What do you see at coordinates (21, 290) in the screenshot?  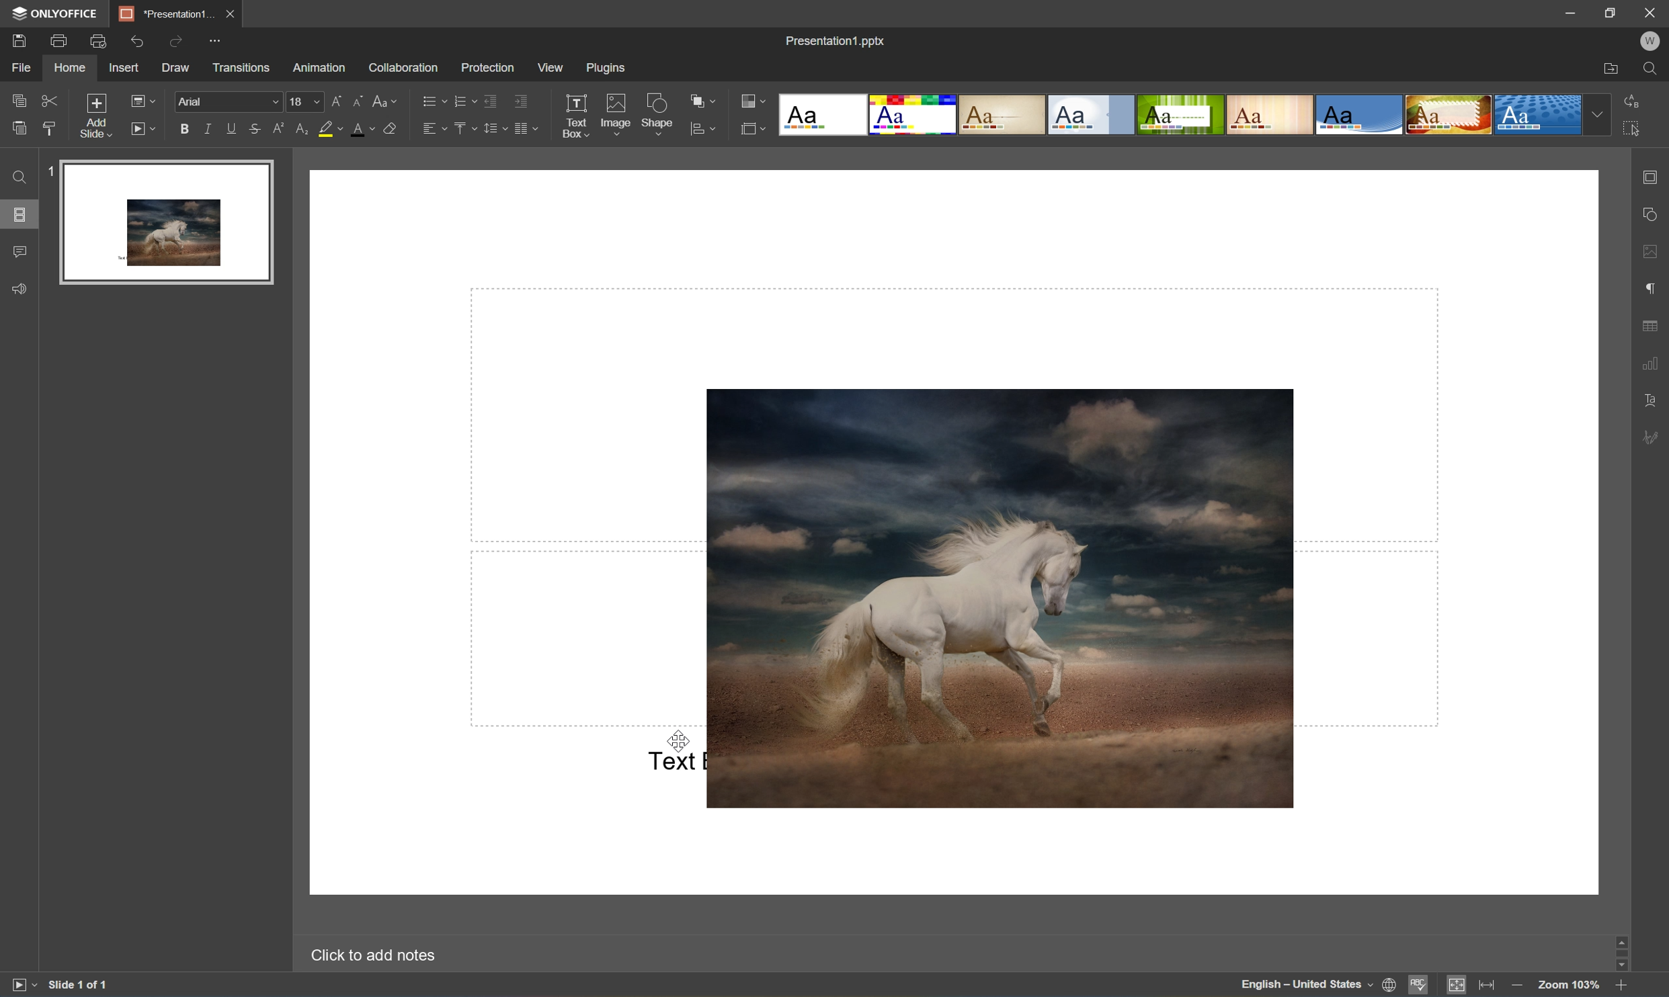 I see `Feedback & Support` at bounding box center [21, 290].